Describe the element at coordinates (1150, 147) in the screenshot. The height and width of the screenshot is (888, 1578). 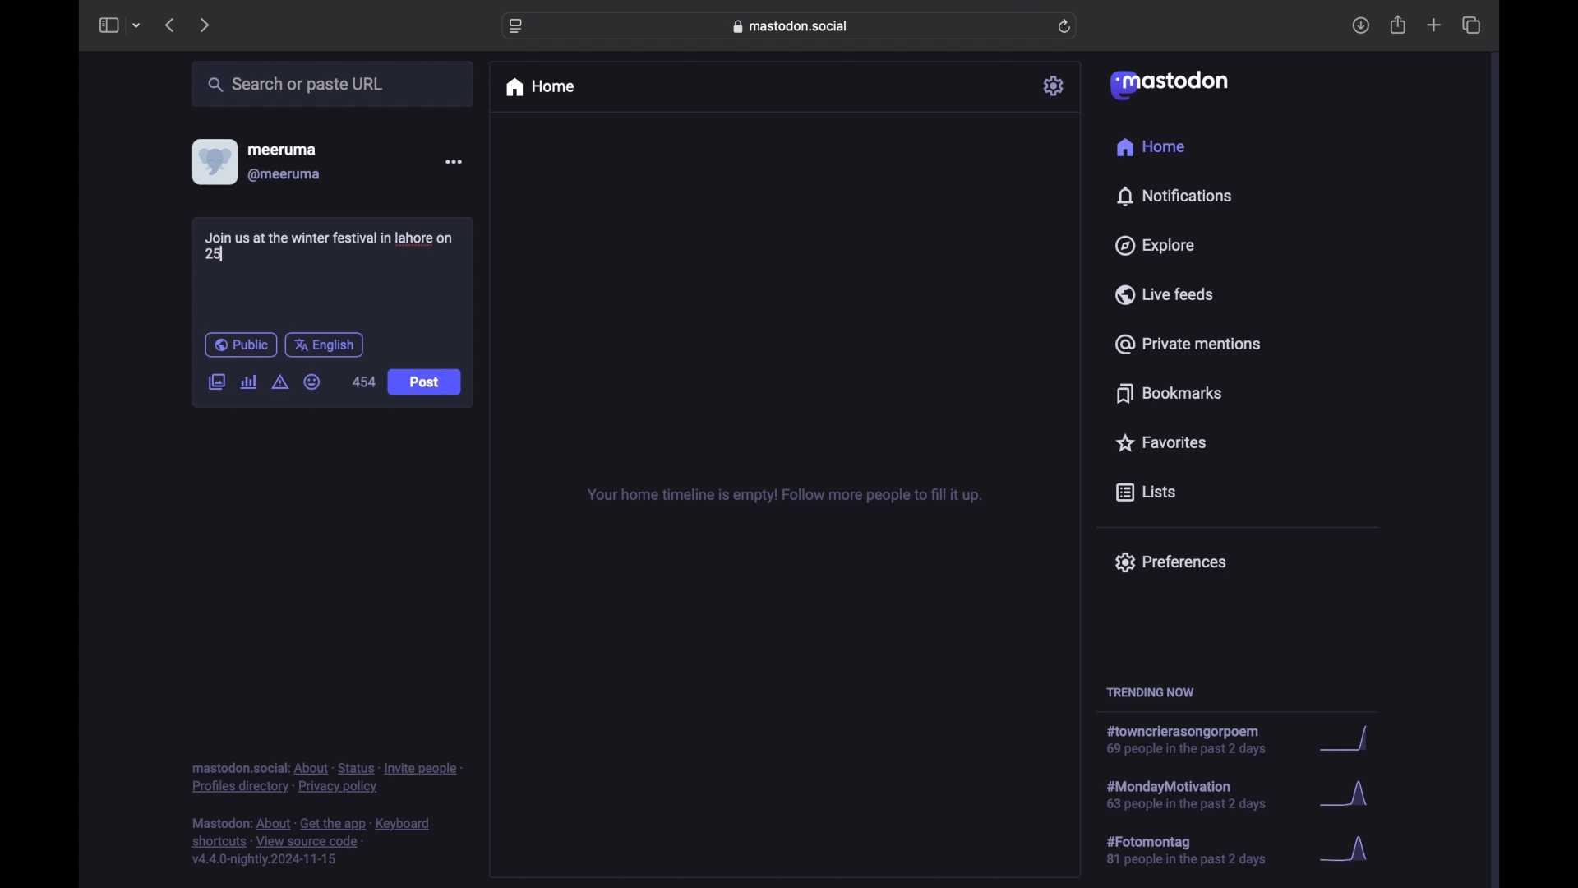
I see `home` at that location.